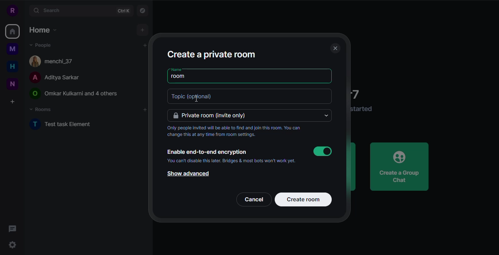 The image size is (499, 255). What do you see at coordinates (213, 116) in the screenshot?
I see `private room` at bounding box center [213, 116].